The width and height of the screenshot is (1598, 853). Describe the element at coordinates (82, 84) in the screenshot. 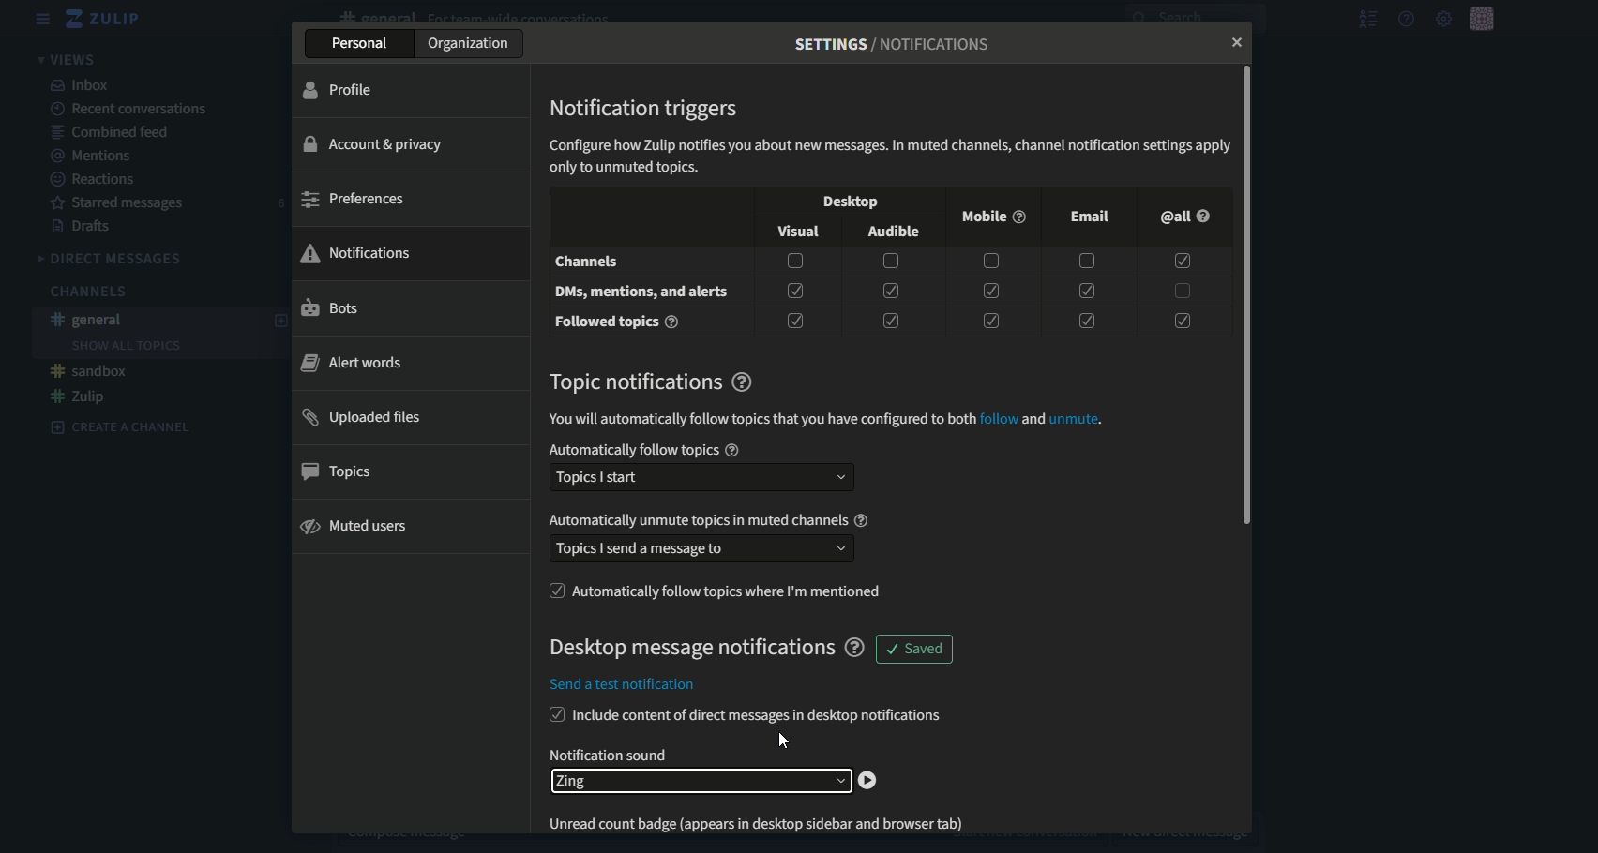

I see `inbox` at that location.